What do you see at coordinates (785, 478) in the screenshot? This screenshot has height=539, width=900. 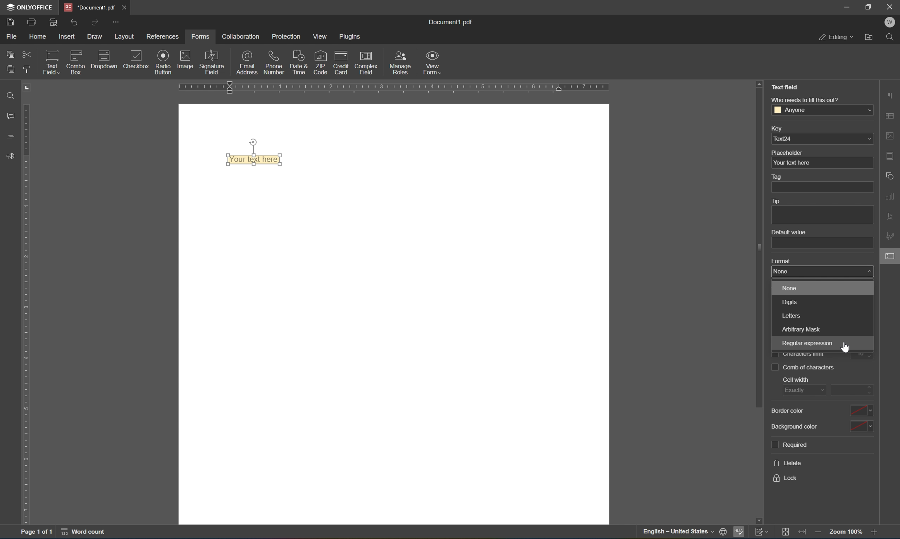 I see `lock` at bounding box center [785, 478].